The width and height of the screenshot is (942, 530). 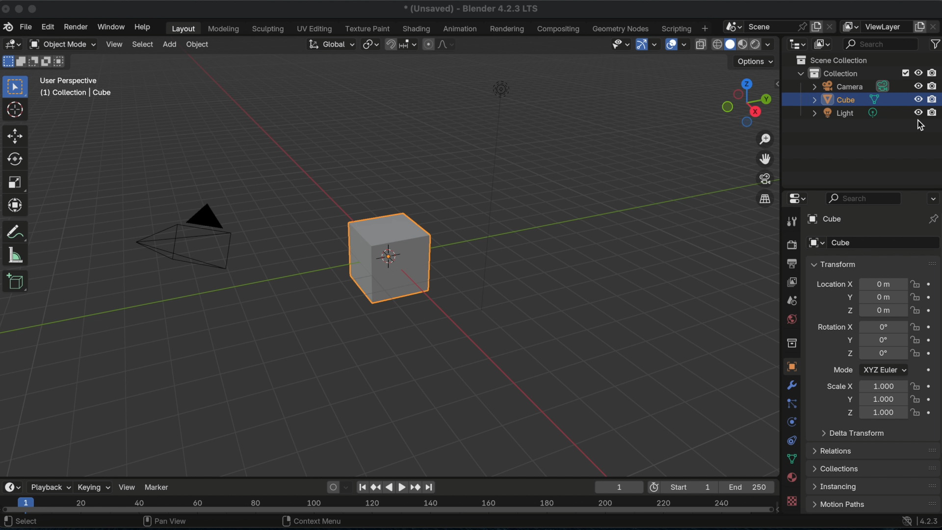 What do you see at coordinates (7, 63) in the screenshot?
I see `mode set a new collection` at bounding box center [7, 63].